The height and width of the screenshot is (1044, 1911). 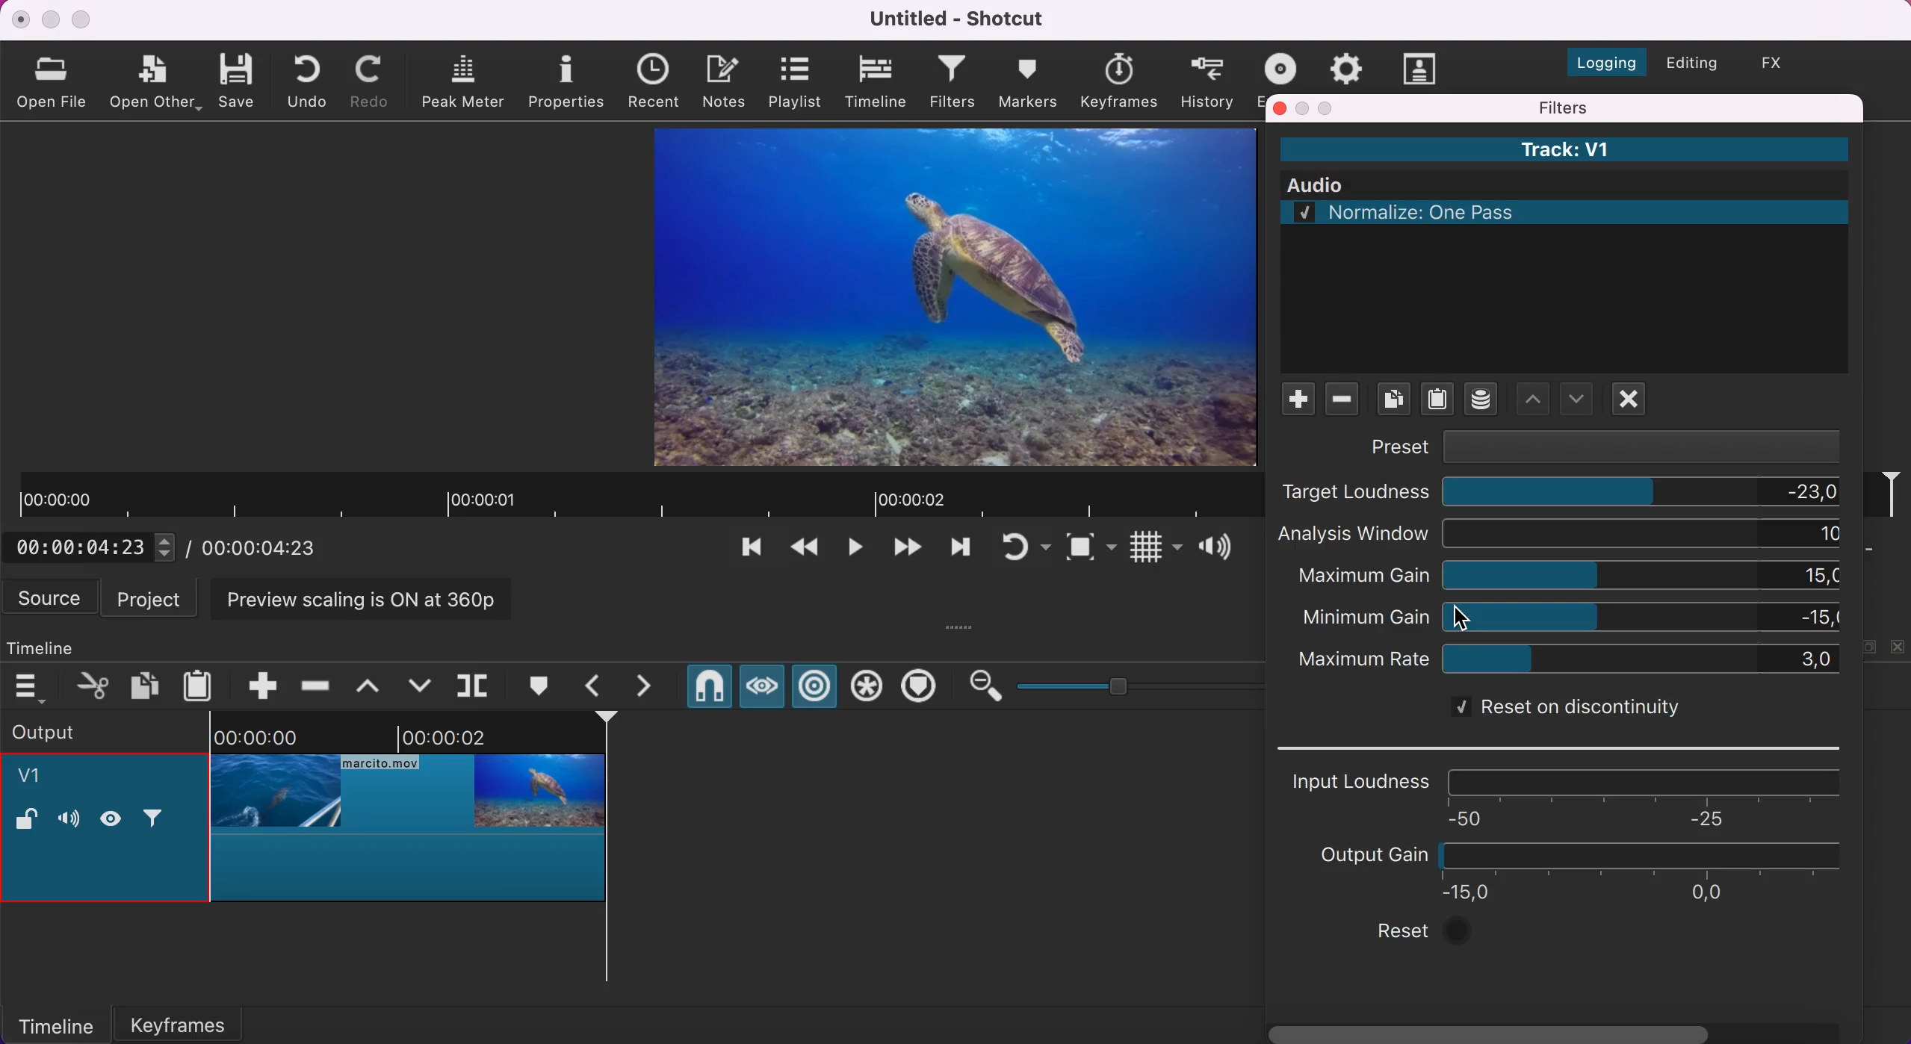 What do you see at coordinates (55, 1024) in the screenshot?
I see `timeline` at bounding box center [55, 1024].